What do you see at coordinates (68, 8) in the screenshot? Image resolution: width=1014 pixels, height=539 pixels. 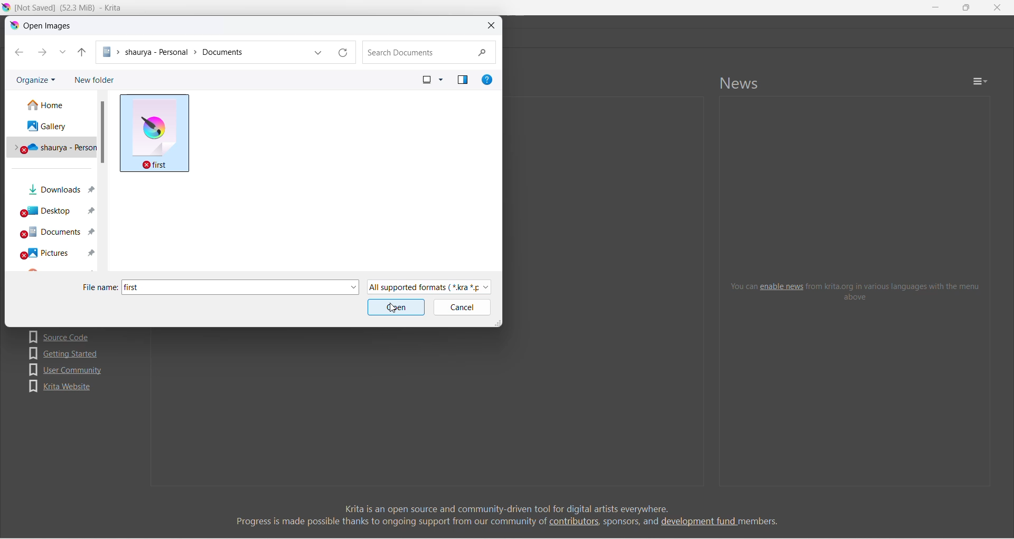 I see `Software name, file name and size` at bounding box center [68, 8].